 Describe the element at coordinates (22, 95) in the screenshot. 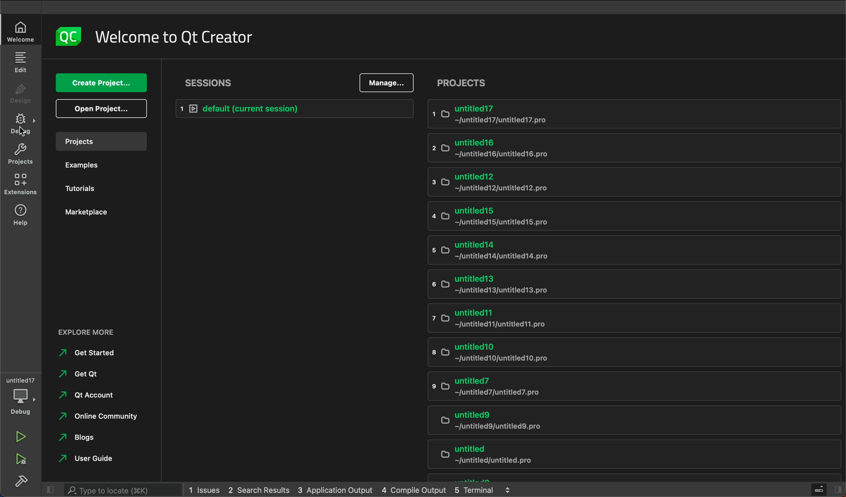

I see `DESIGN` at that location.